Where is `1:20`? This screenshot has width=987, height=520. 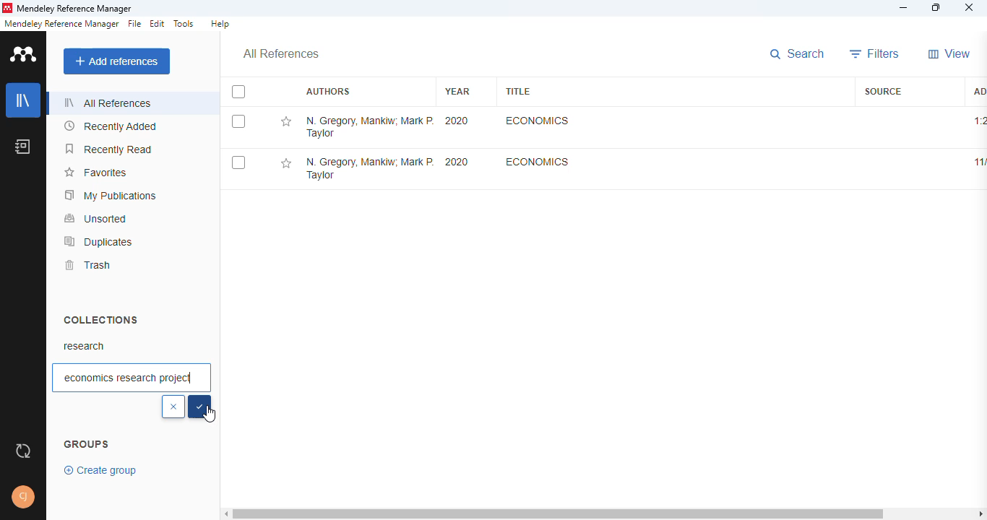 1:20 is located at coordinates (979, 121).